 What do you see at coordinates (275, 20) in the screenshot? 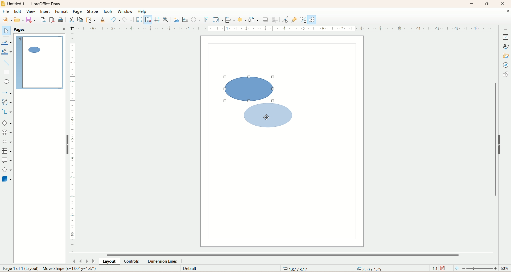
I see `crop image` at bounding box center [275, 20].